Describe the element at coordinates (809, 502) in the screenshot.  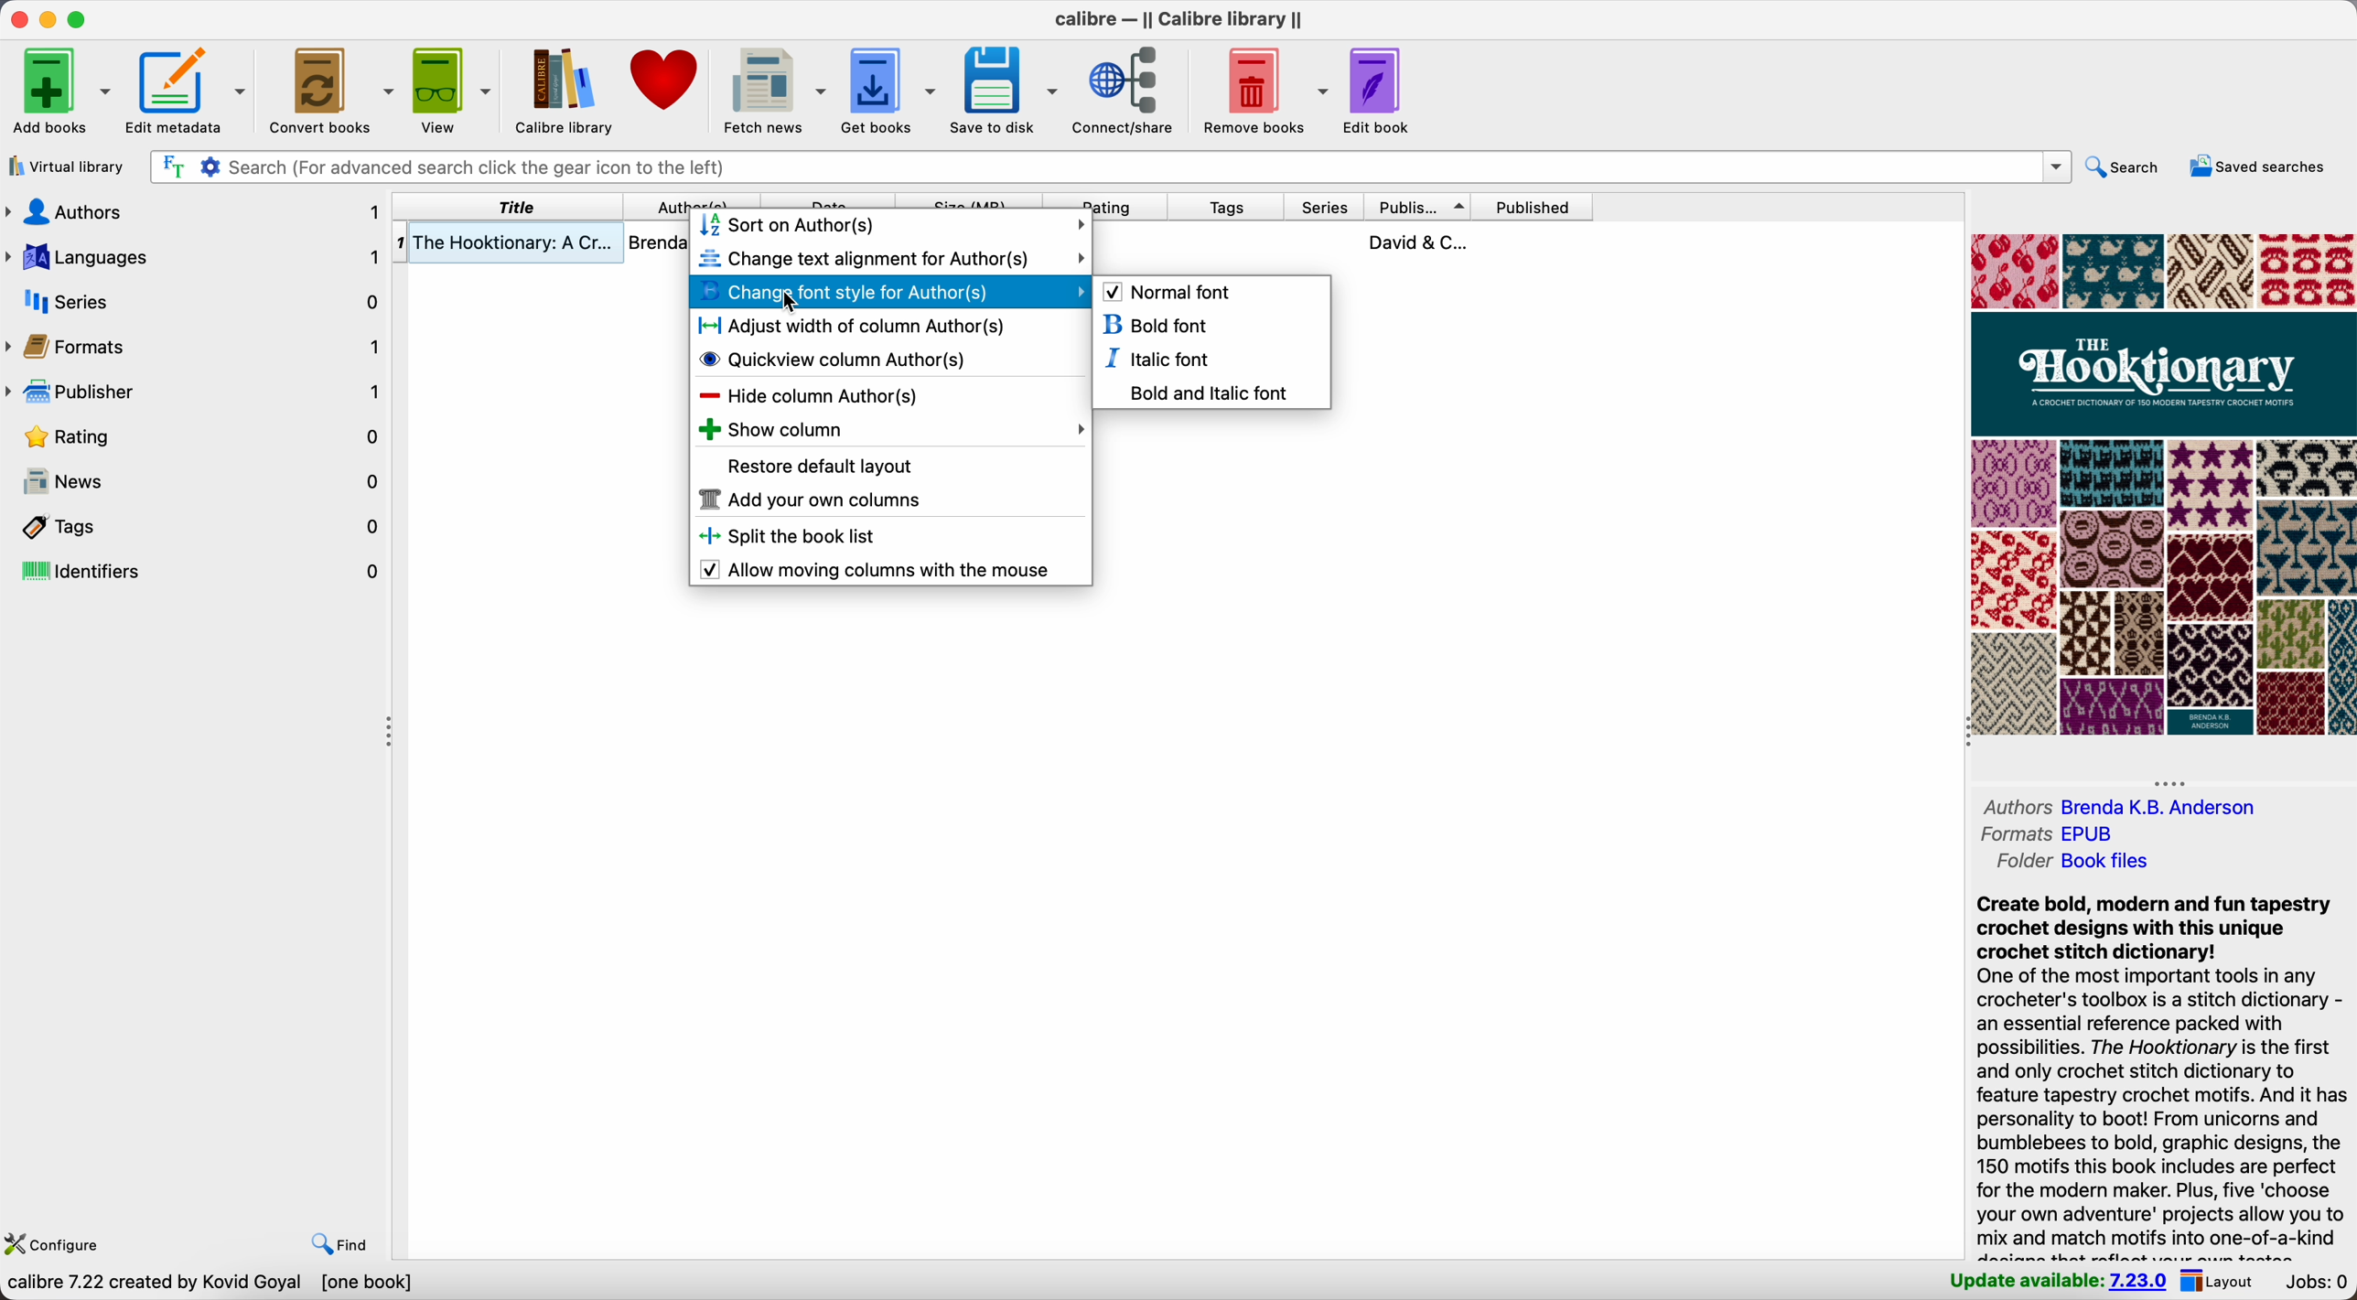
I see `add your own columns` at that location.